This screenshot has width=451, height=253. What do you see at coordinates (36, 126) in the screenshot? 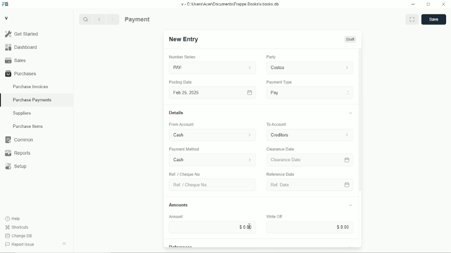
I see `Purchase Items` at bounding box center [36, 126].